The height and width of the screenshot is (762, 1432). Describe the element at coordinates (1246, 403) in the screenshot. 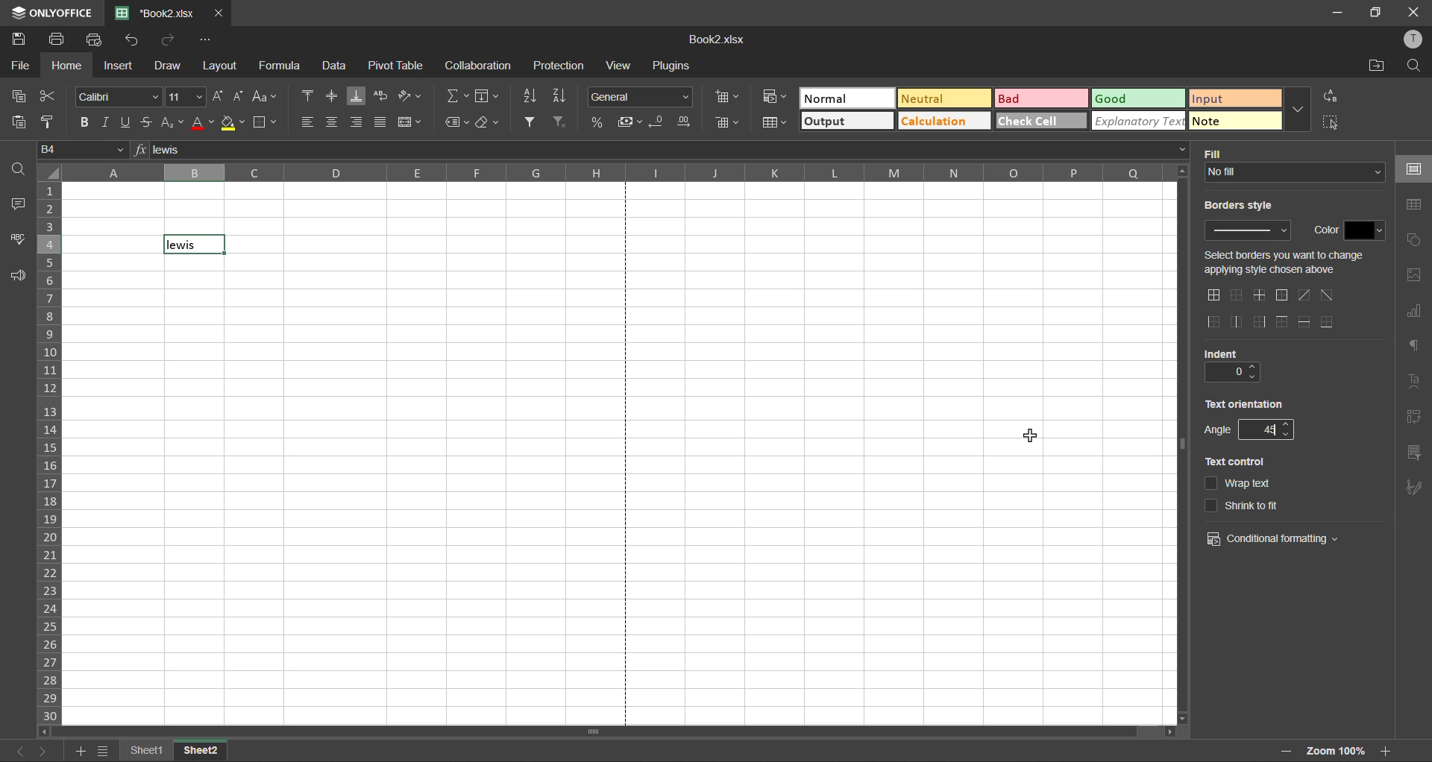

I see `text orientation ` at that location.